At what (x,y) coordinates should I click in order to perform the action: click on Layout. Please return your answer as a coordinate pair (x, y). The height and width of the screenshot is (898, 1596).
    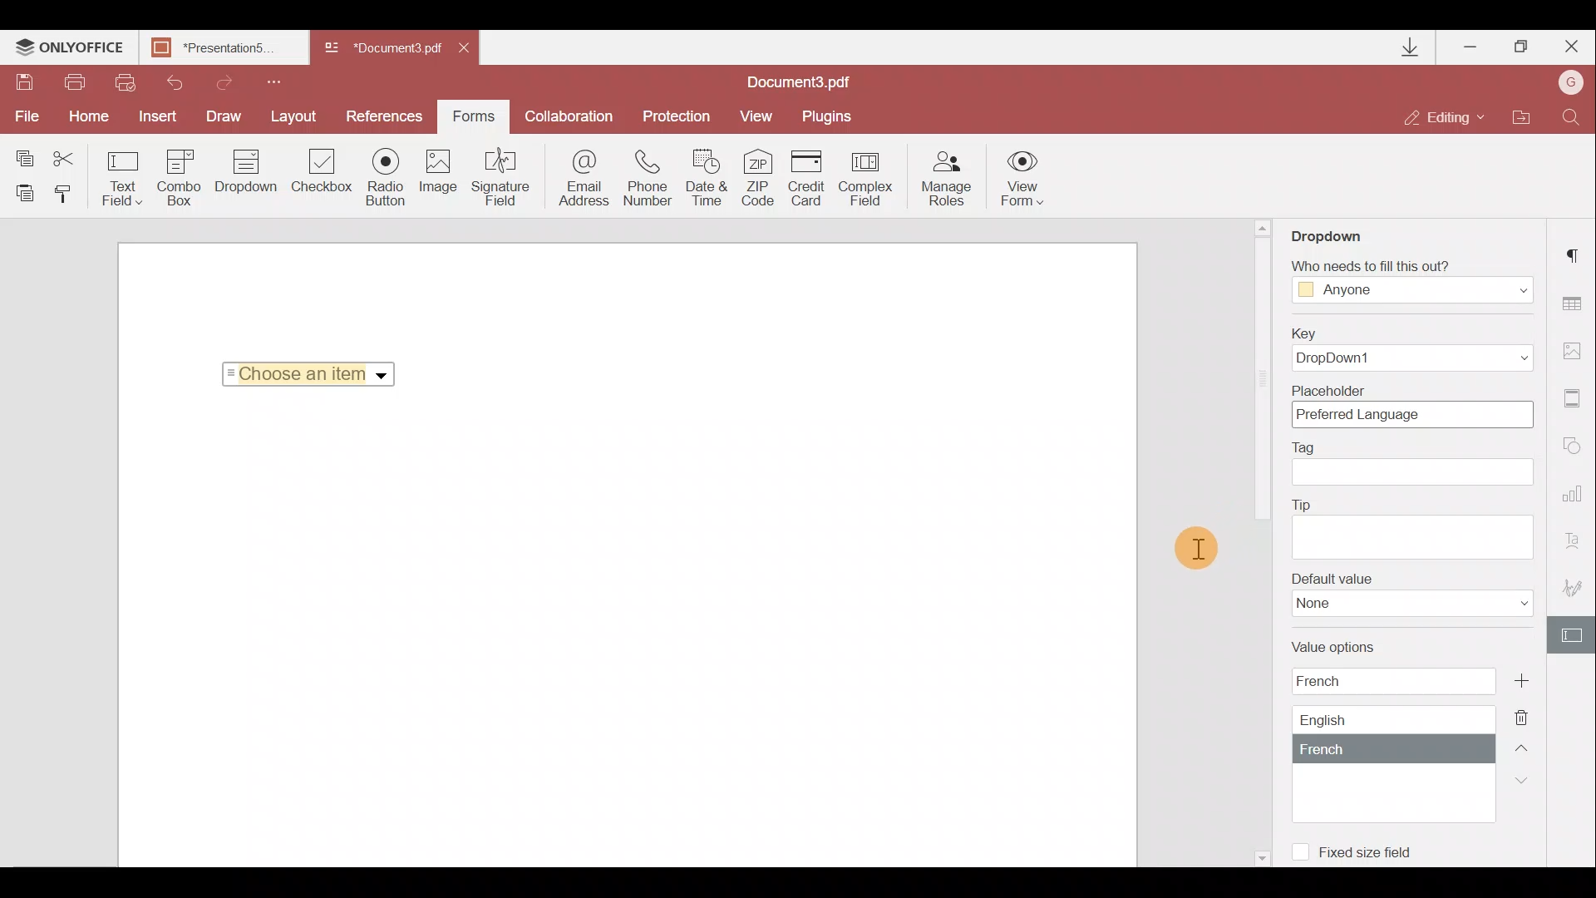
    Looking at the image, I should click on (295, 114).